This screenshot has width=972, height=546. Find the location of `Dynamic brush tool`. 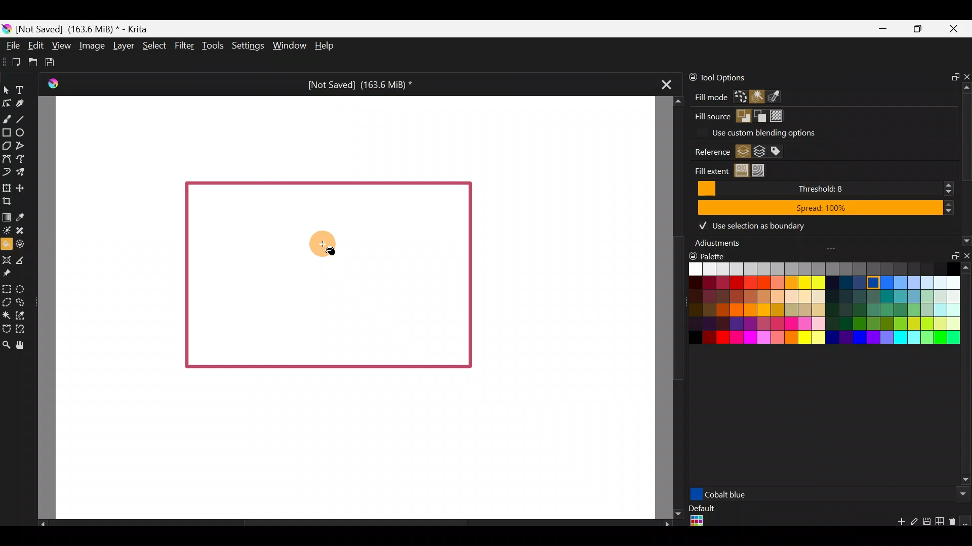

Dynamic brush tool is located at coordinates (6, 171).